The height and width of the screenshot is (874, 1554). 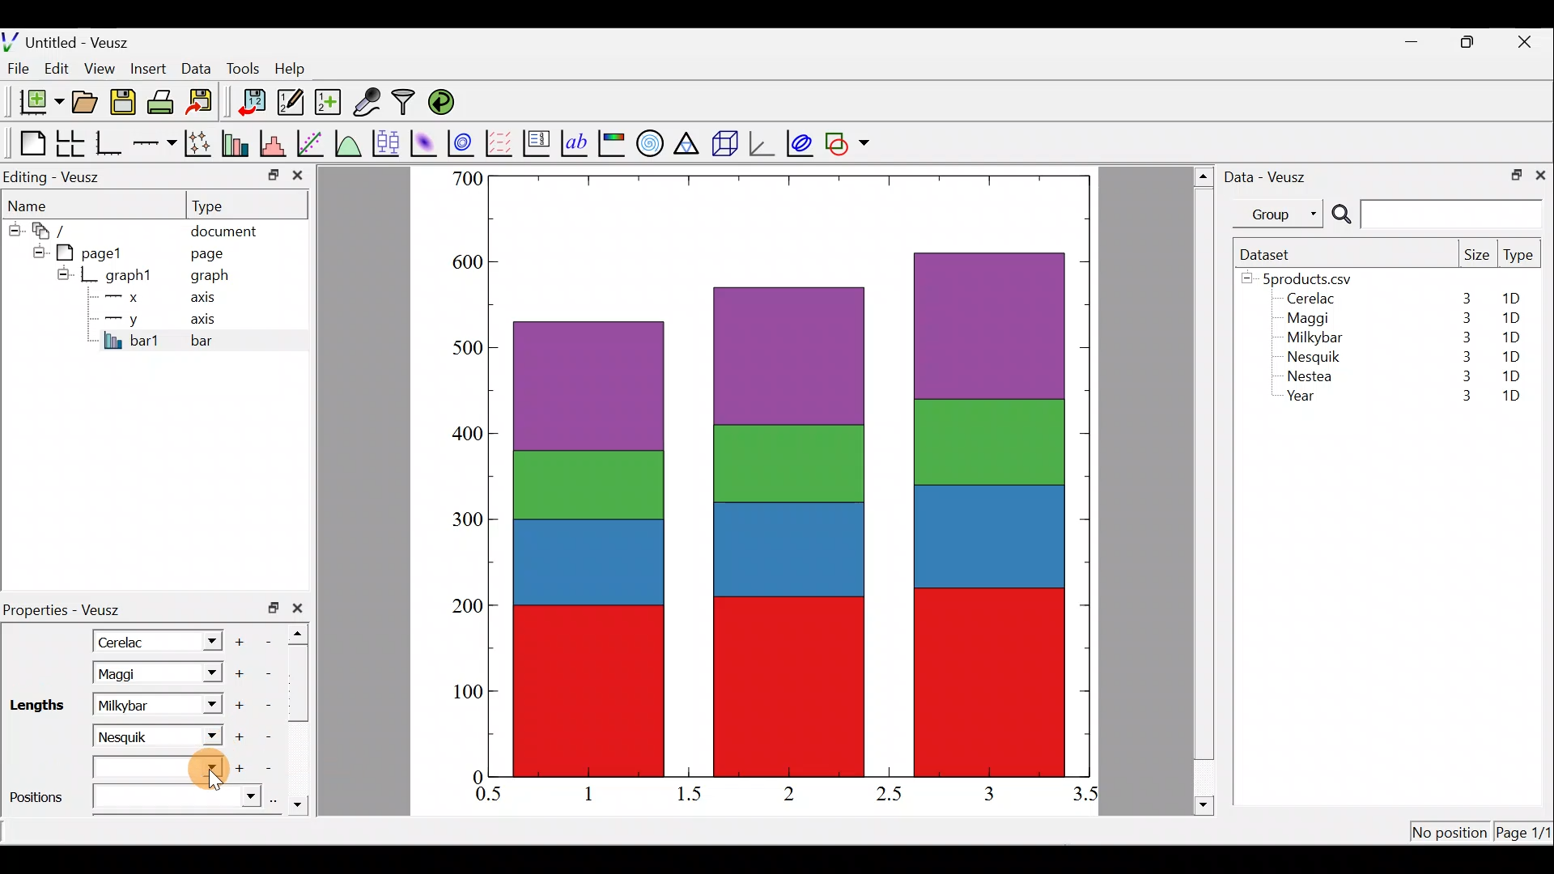 I want to click on Text label, so click(x=576, y=141).